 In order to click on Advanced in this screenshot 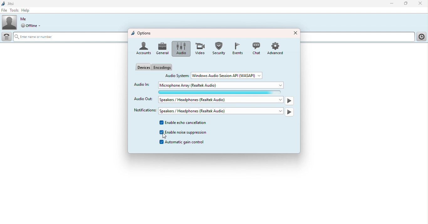, I will do `click(277, 48)`.